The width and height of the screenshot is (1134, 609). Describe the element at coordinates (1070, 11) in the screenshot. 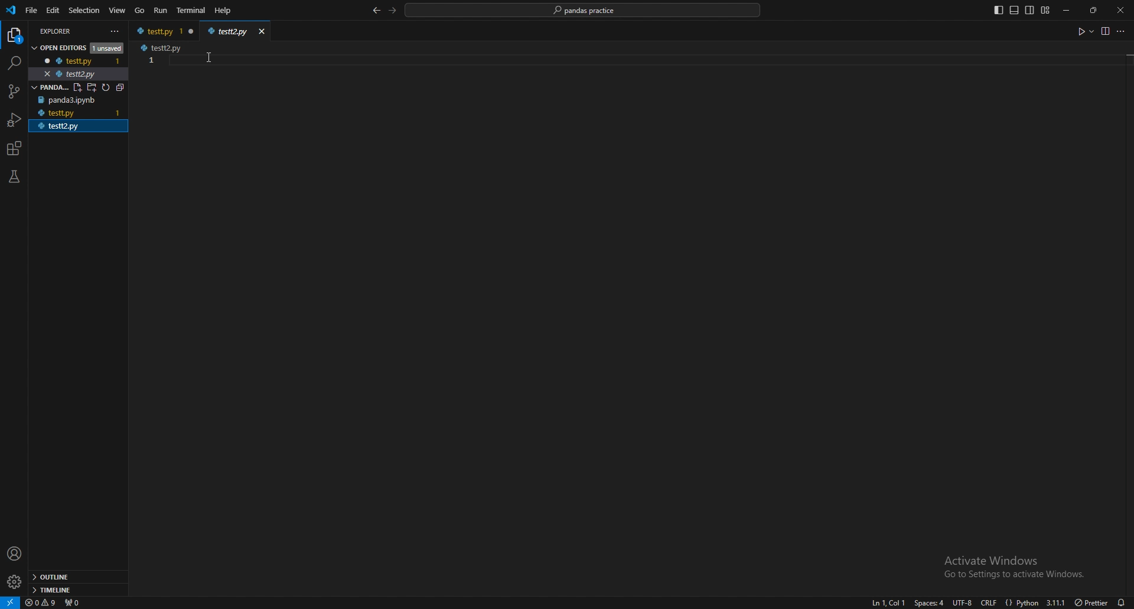

I see `minimize` at that location.